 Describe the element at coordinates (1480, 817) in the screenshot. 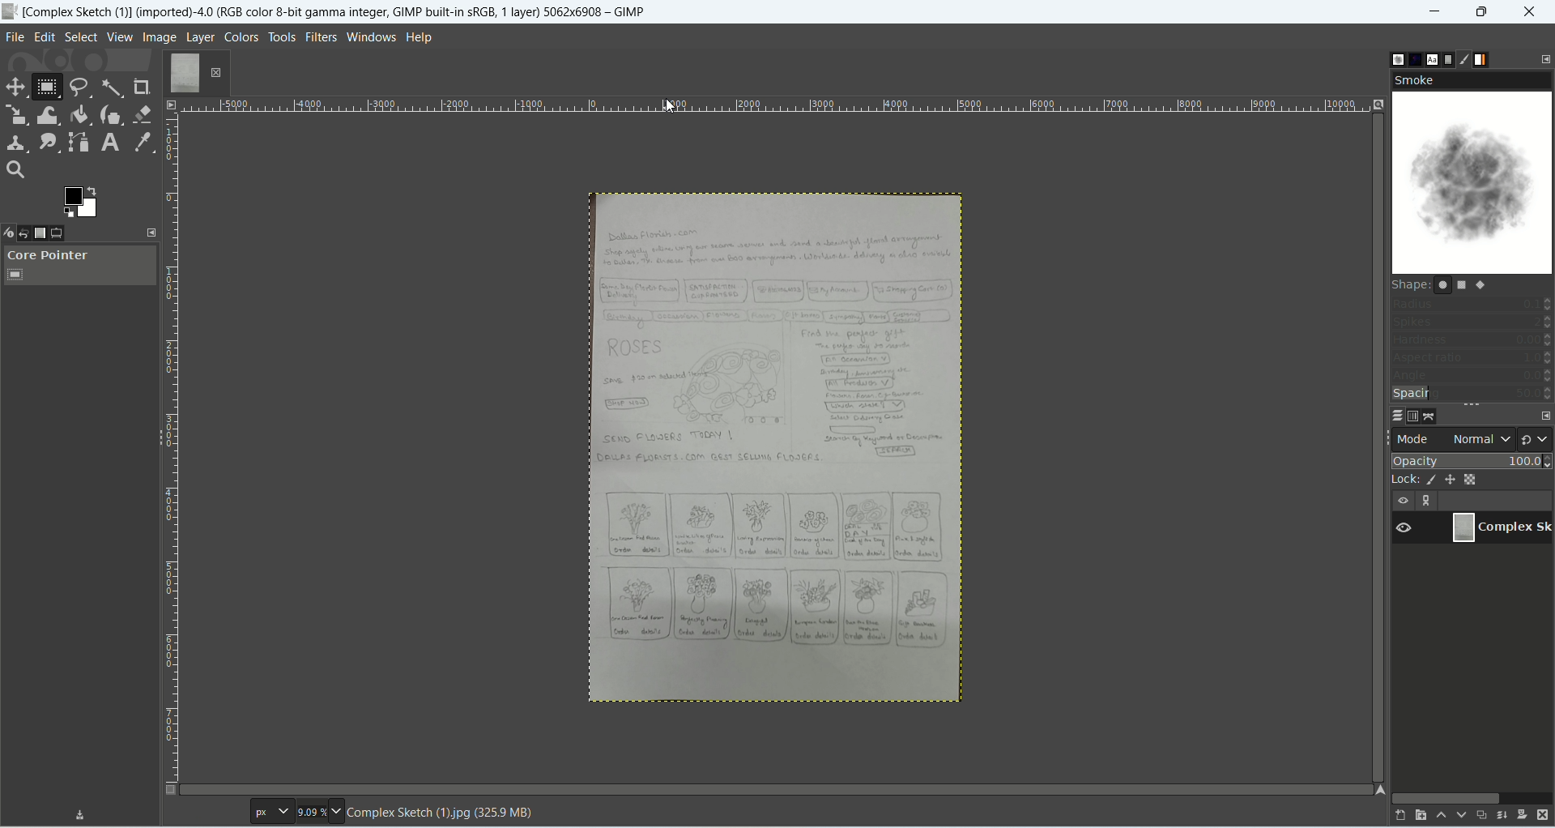

I see `create a duplicate` at that location.